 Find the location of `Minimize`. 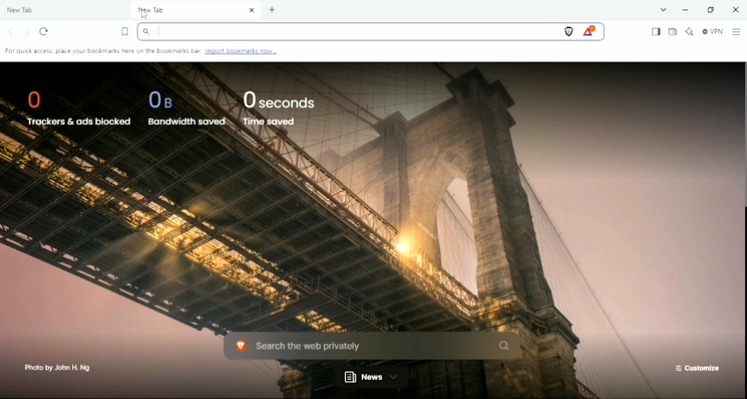

Minimize is located at coordinates (685, 10).